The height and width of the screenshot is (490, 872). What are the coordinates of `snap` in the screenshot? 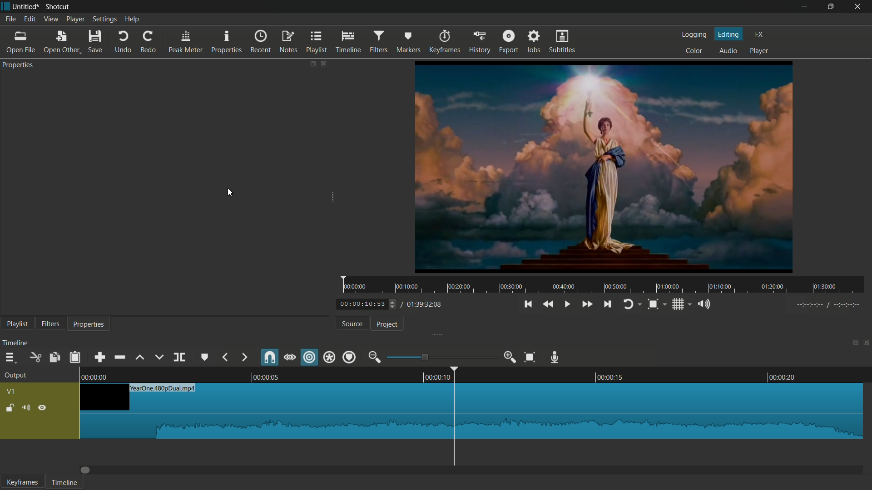 It's located at (269, 358).